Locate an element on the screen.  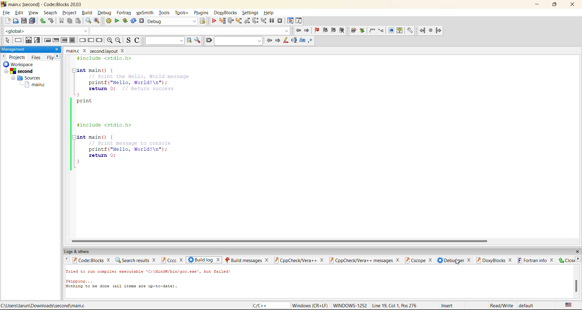
jump forward is located at coordinates (307, 30).